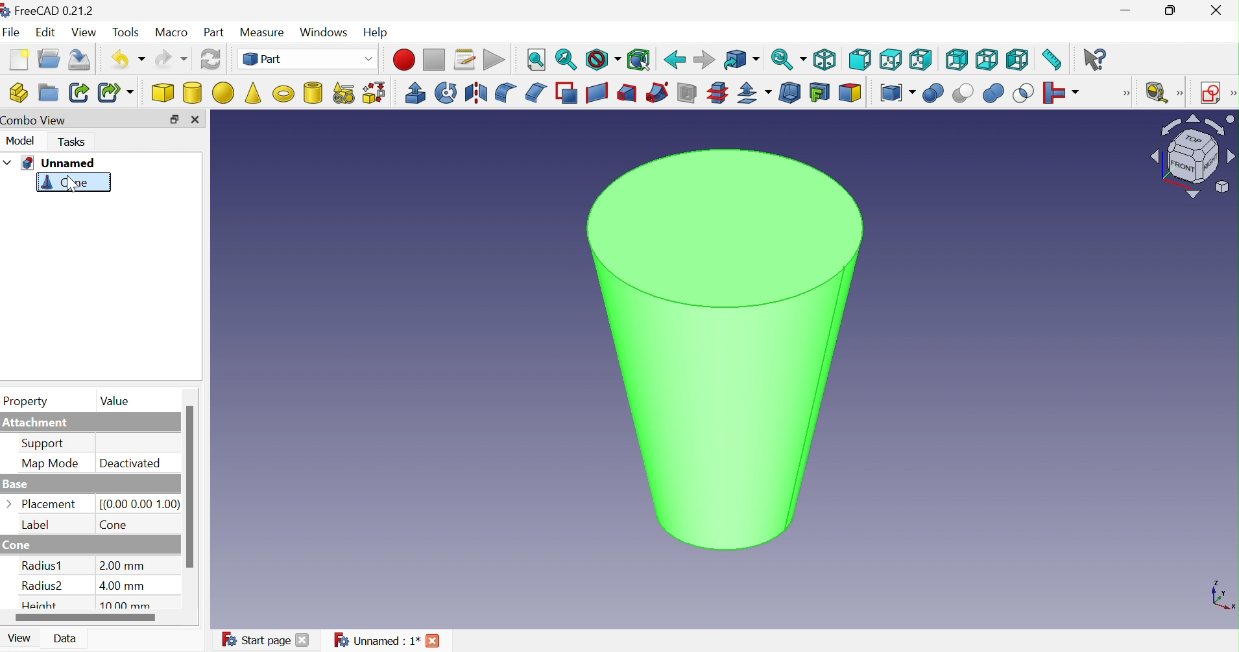  Describe the element at coordinates (404, 60) in the screenshot. I see `Macro recording` at that location.